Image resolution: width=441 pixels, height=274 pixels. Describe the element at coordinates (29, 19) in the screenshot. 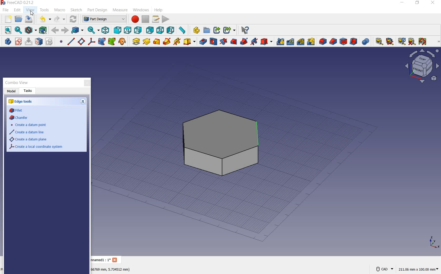

I see `save` at that location.